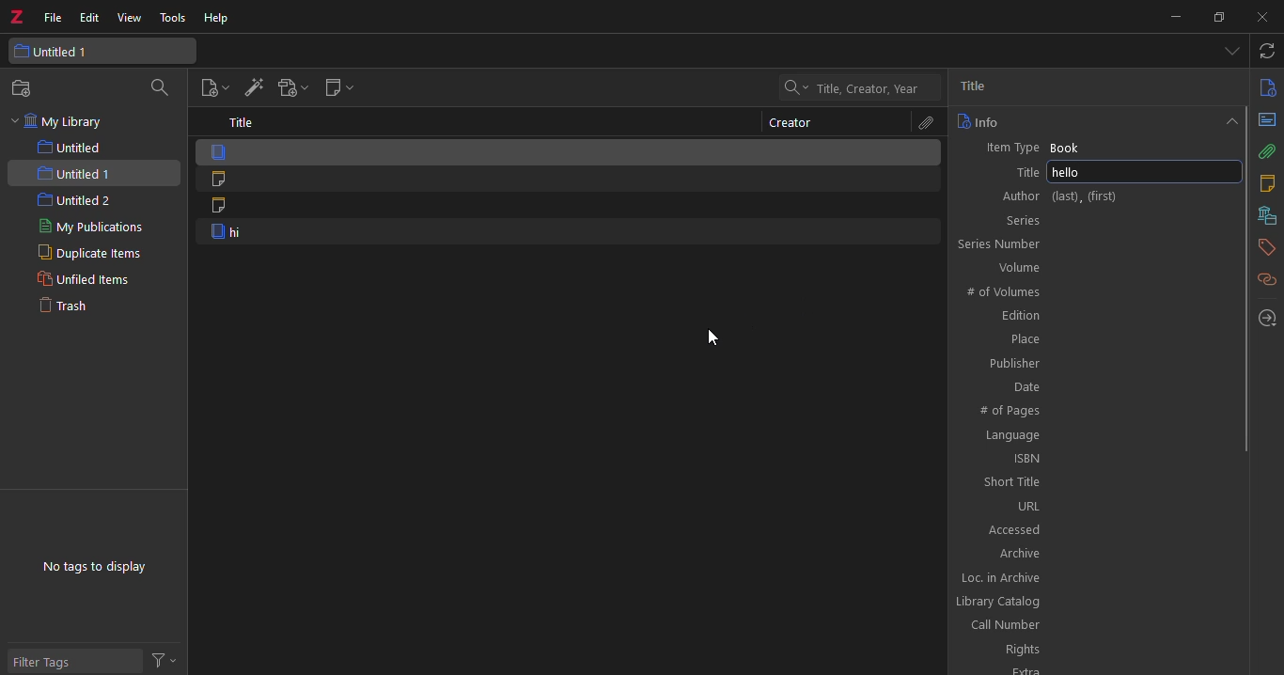 This screenshot has height=675, width=1284. Describe the element at coordinates (1267, 86) in the screenshot. I see `info` at that location.